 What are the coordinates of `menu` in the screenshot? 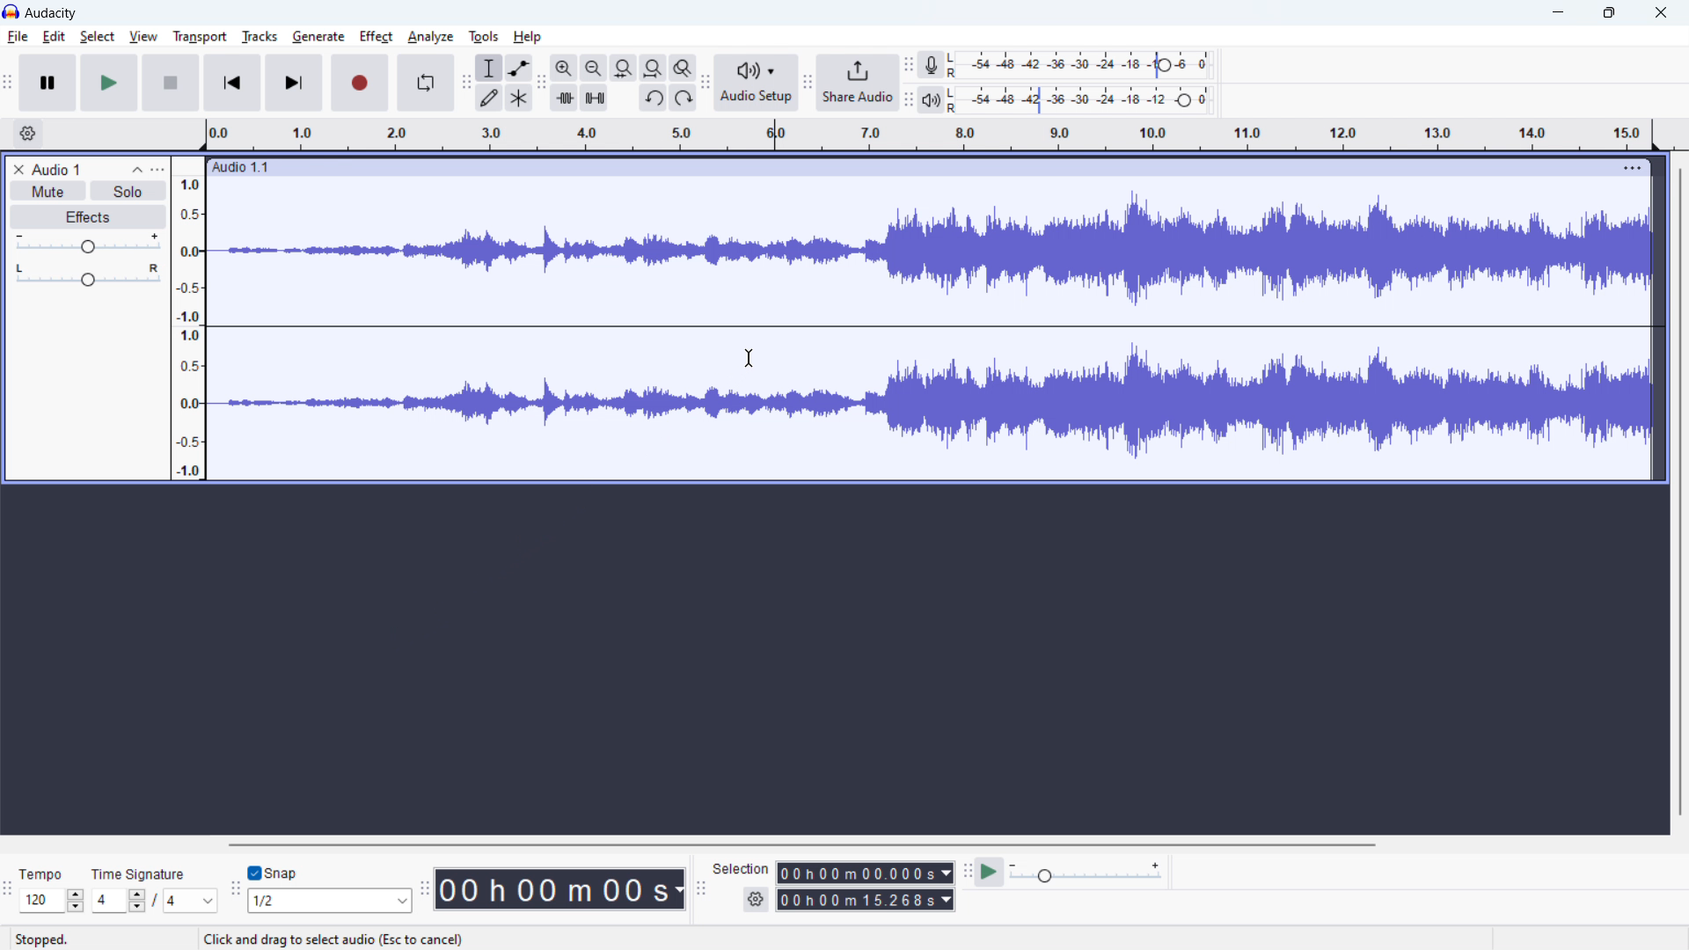 It's located at (1634, 167).